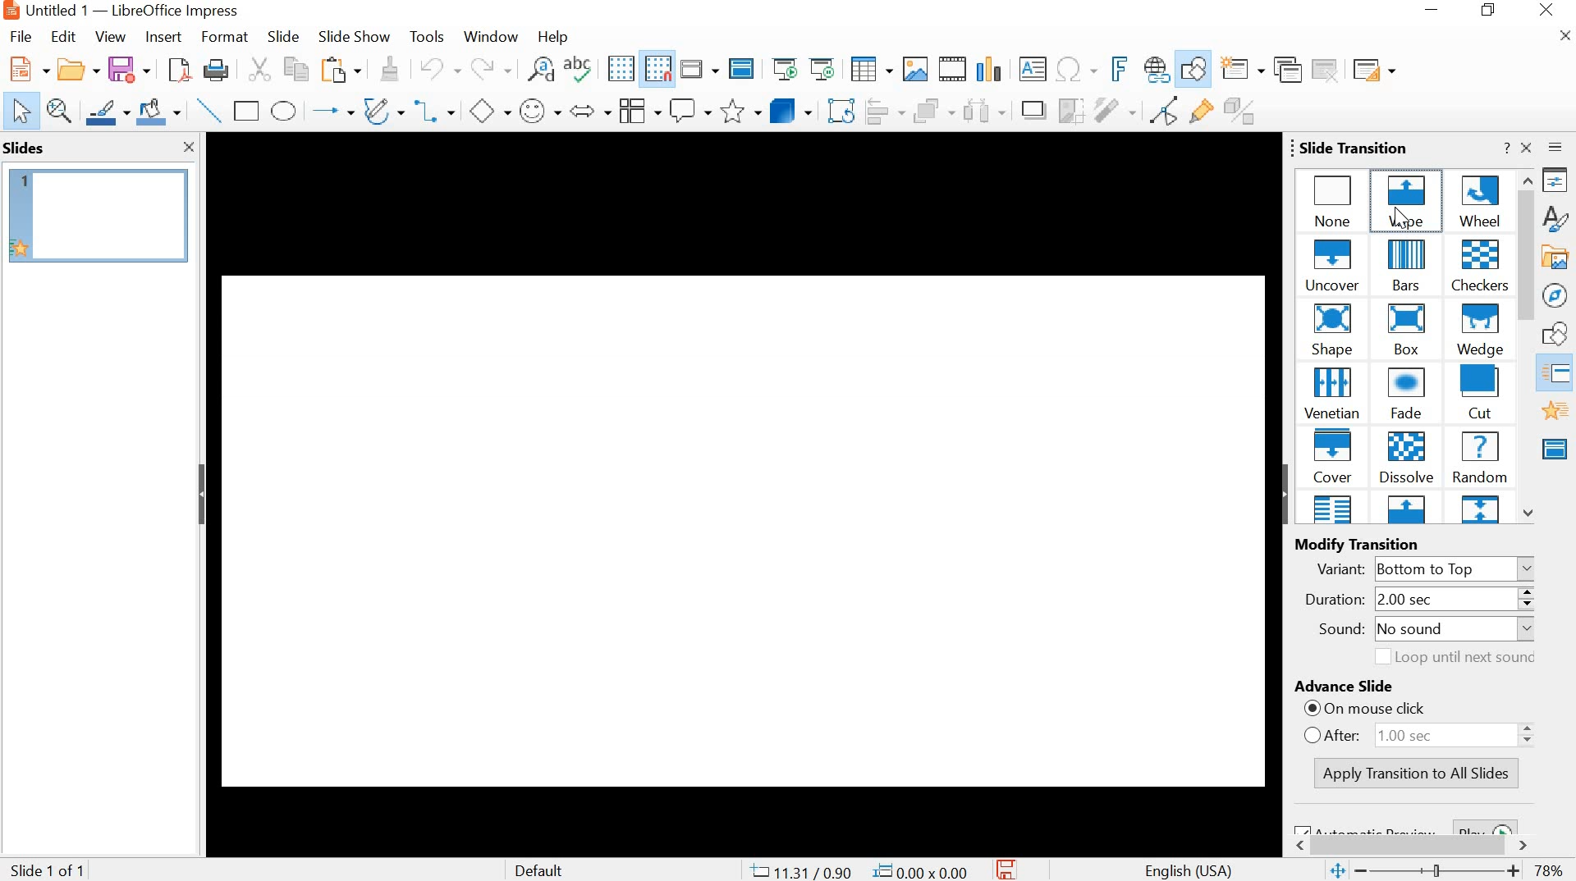 This screenshot has width=1576, height=881. Describe the element at coordinates (689, 111) in the screenshot. I see `callout shapes` at that location.